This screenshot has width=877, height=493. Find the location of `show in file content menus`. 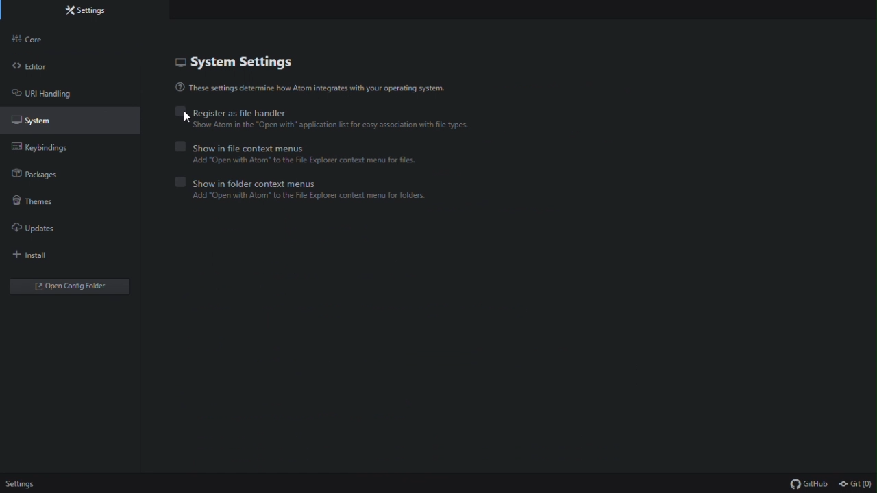

show in file content menus is located at coordinates (303, 147).